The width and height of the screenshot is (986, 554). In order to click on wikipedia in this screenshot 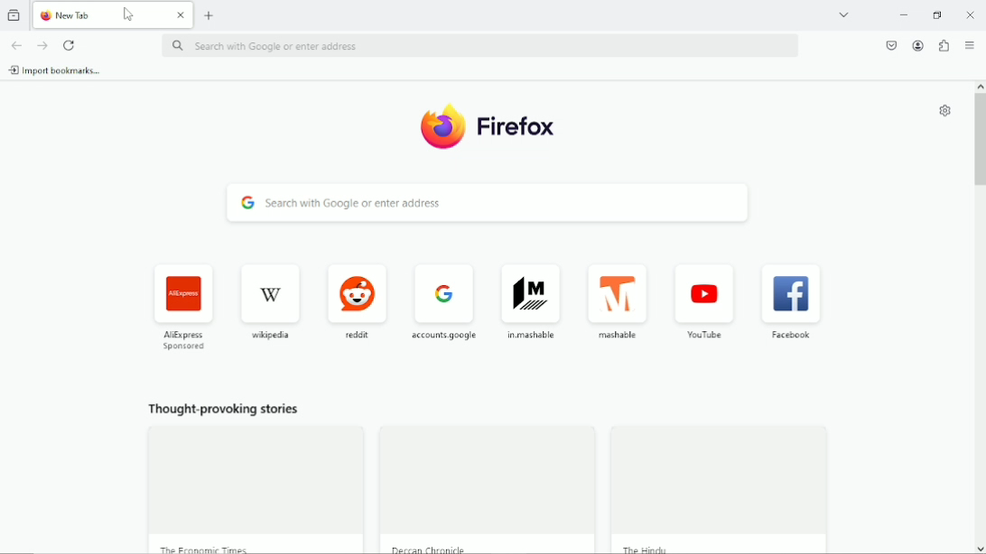, I will do `click(269, 300)`.